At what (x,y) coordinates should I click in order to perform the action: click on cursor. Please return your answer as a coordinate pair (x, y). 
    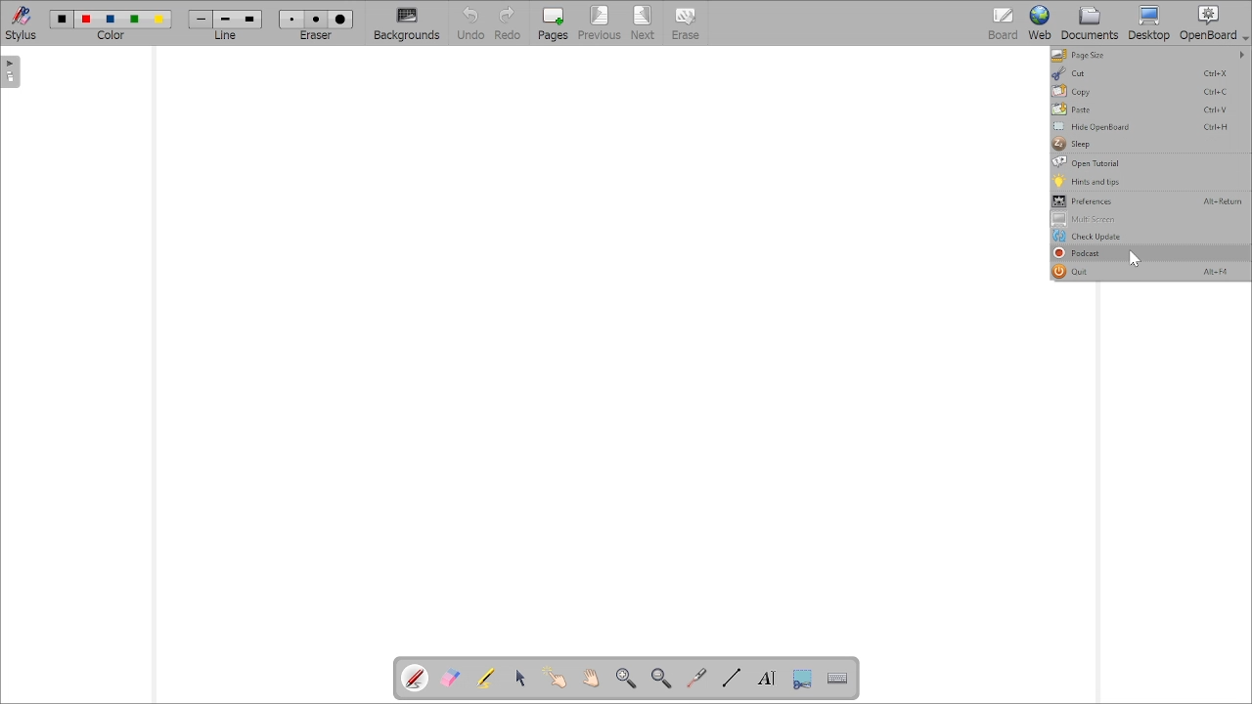
    Looking at the image, I should click on (1134, 258).